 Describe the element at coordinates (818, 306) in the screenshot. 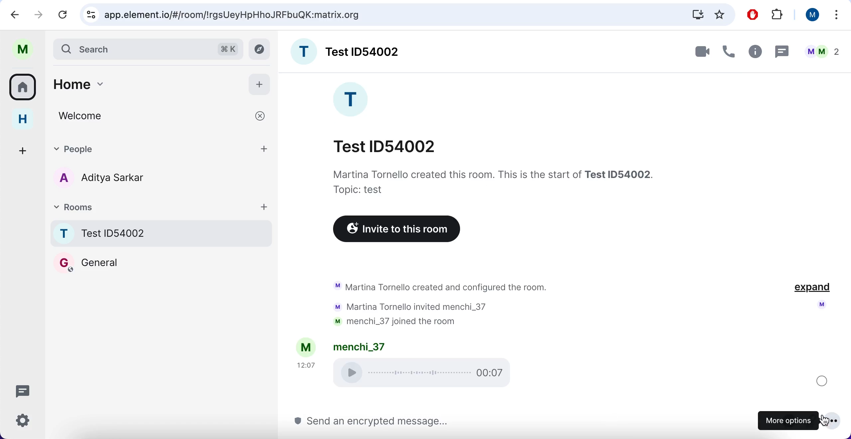

I see `profile pictur` at that location.